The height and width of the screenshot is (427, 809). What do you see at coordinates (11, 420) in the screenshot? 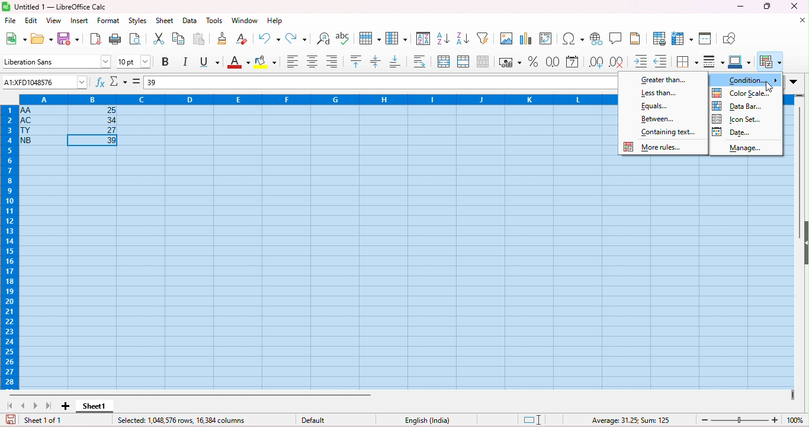
I see `save` at bounding box center [11, 420].